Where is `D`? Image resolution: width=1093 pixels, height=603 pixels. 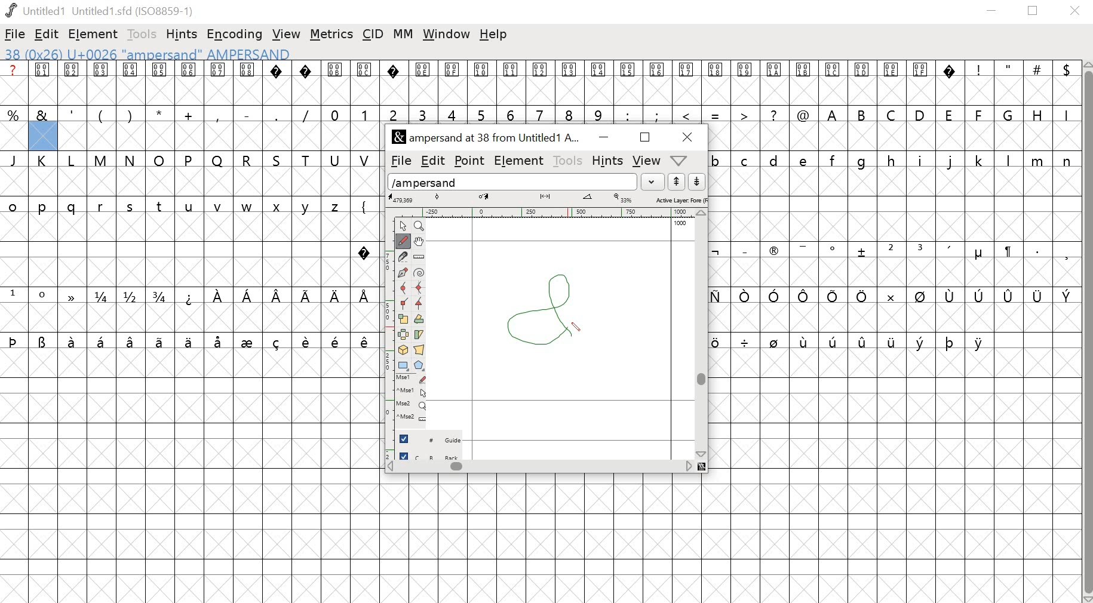 D is located at coordinates (921, 114).